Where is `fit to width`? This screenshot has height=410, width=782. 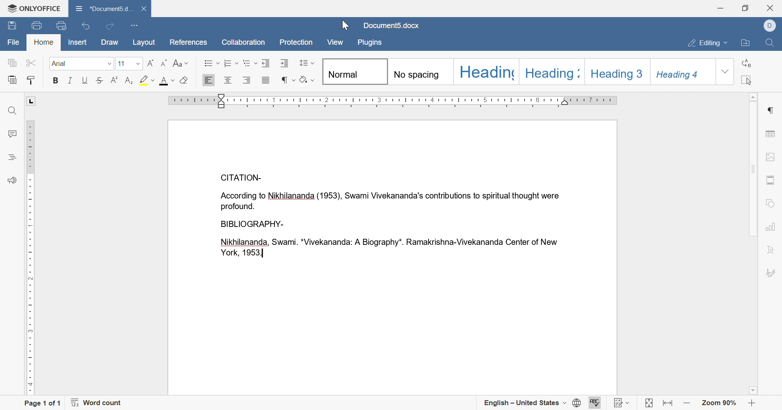
fit to width is located at coordinates (667, 403).